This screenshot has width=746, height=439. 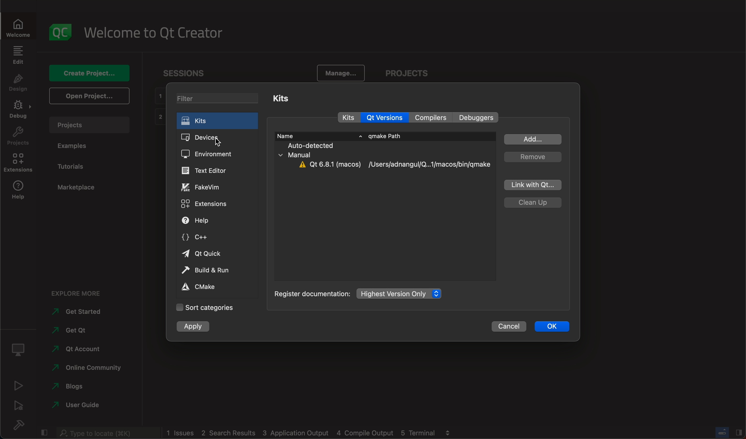 I want to click on highest version only, so click(x=402, y=293).